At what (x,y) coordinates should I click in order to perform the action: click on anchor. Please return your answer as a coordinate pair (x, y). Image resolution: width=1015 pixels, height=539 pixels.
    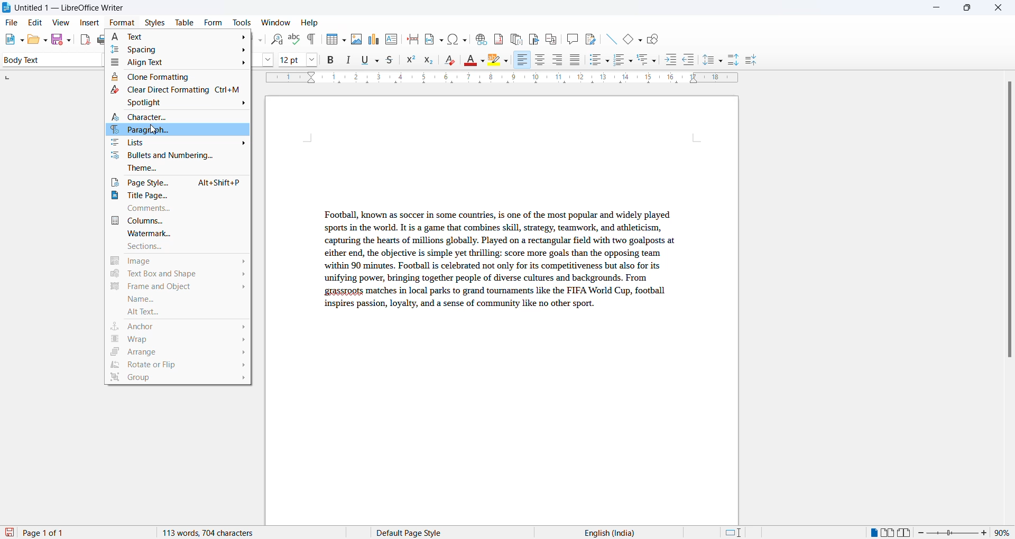
    Looking at the image, I should click on (177, 326).